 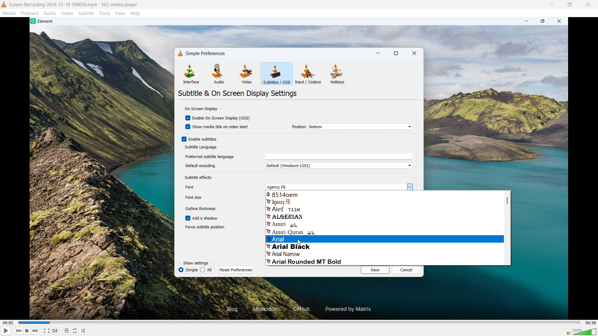 What do you see at coordinates (218, 118) in the screenshot?
I see `enable on screen display` at bounding box center [218, 118].